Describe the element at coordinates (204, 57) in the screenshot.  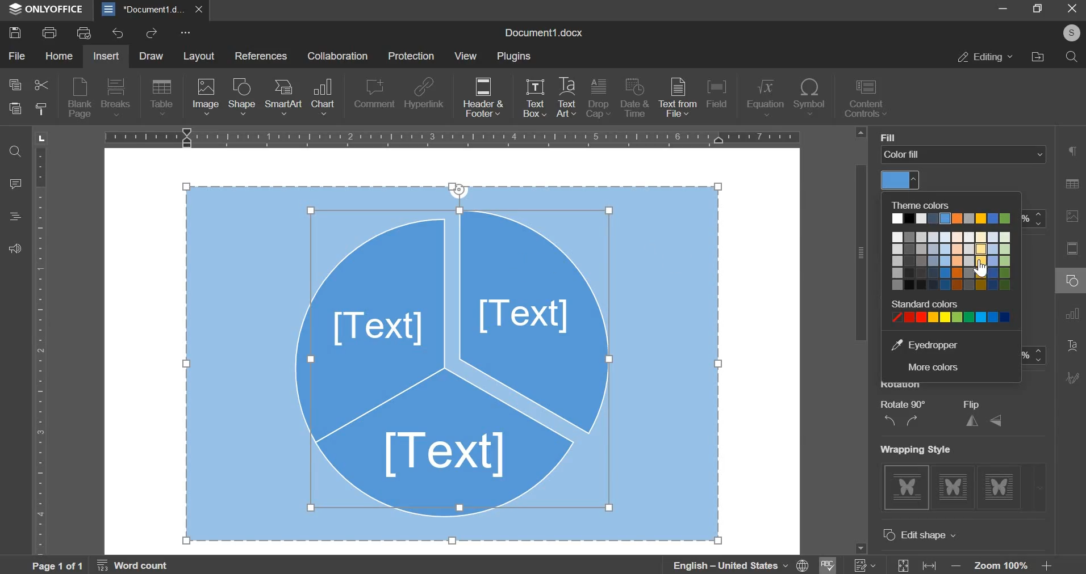
I see `layout` at that location.